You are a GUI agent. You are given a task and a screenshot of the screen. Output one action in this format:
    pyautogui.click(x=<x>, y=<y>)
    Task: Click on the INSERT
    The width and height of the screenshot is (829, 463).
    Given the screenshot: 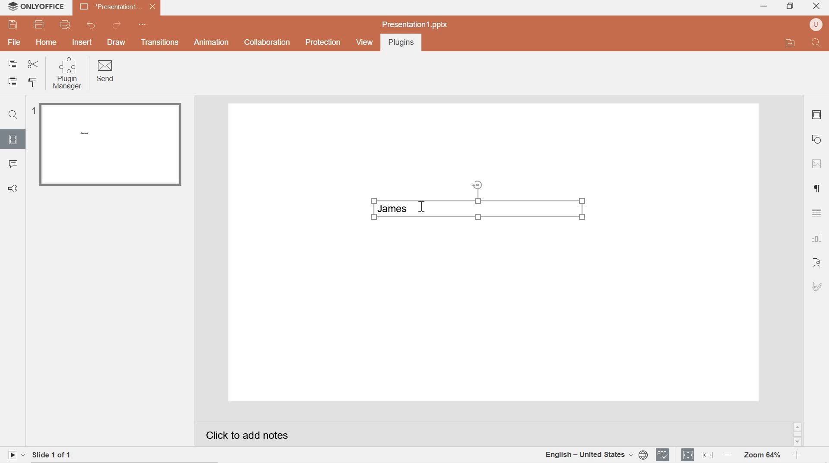 What is the action you would take?
    pyautogui.click(x=83, y=42)
    